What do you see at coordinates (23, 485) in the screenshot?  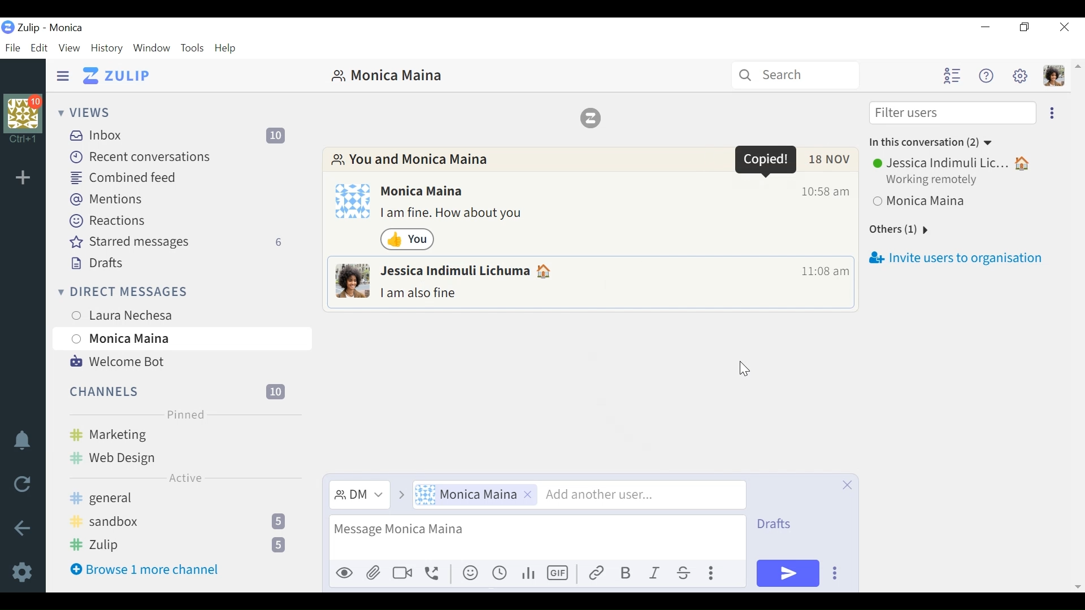 I see `Reload` at bounding box center [23, 485].